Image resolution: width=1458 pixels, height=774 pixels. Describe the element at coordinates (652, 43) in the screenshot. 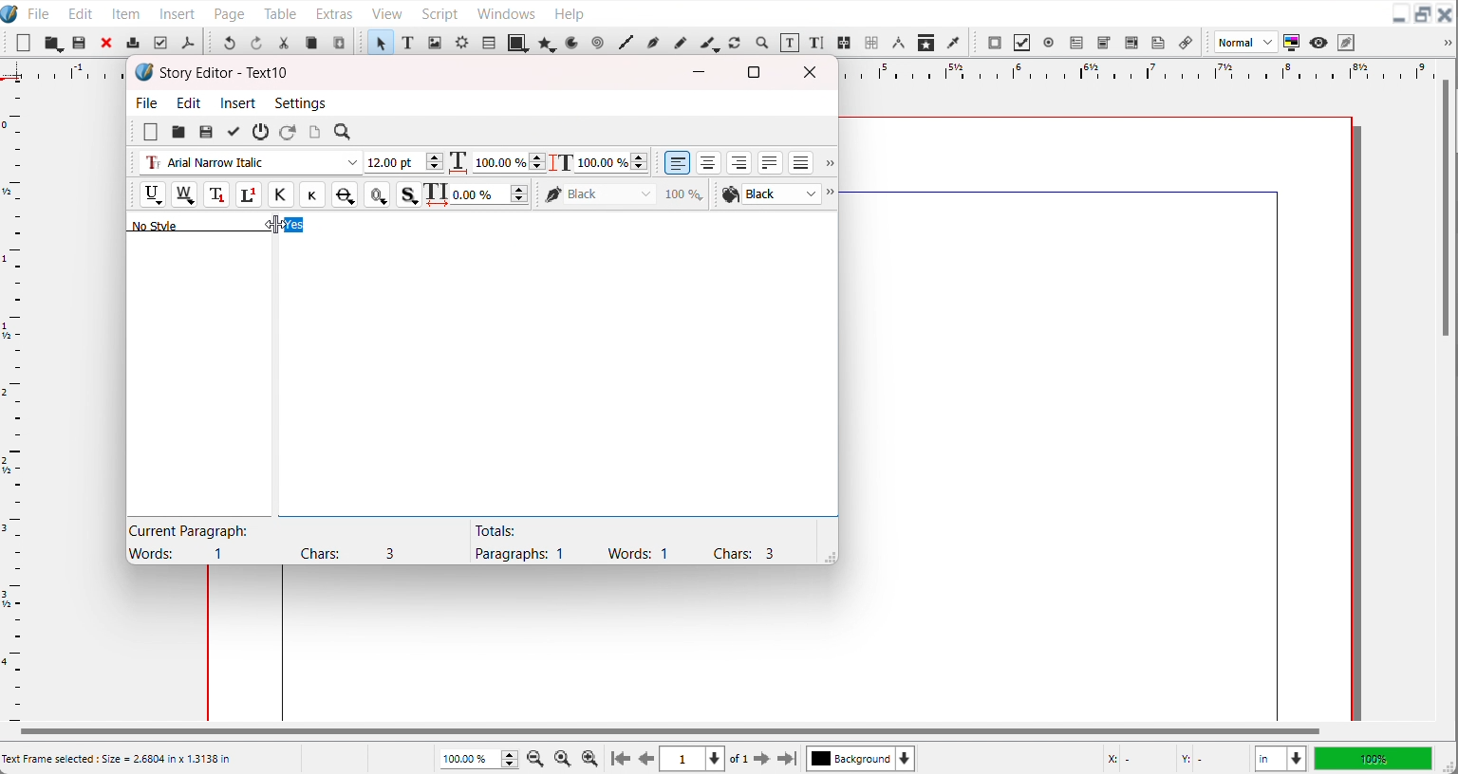

I see `Bezier curve` at that location.